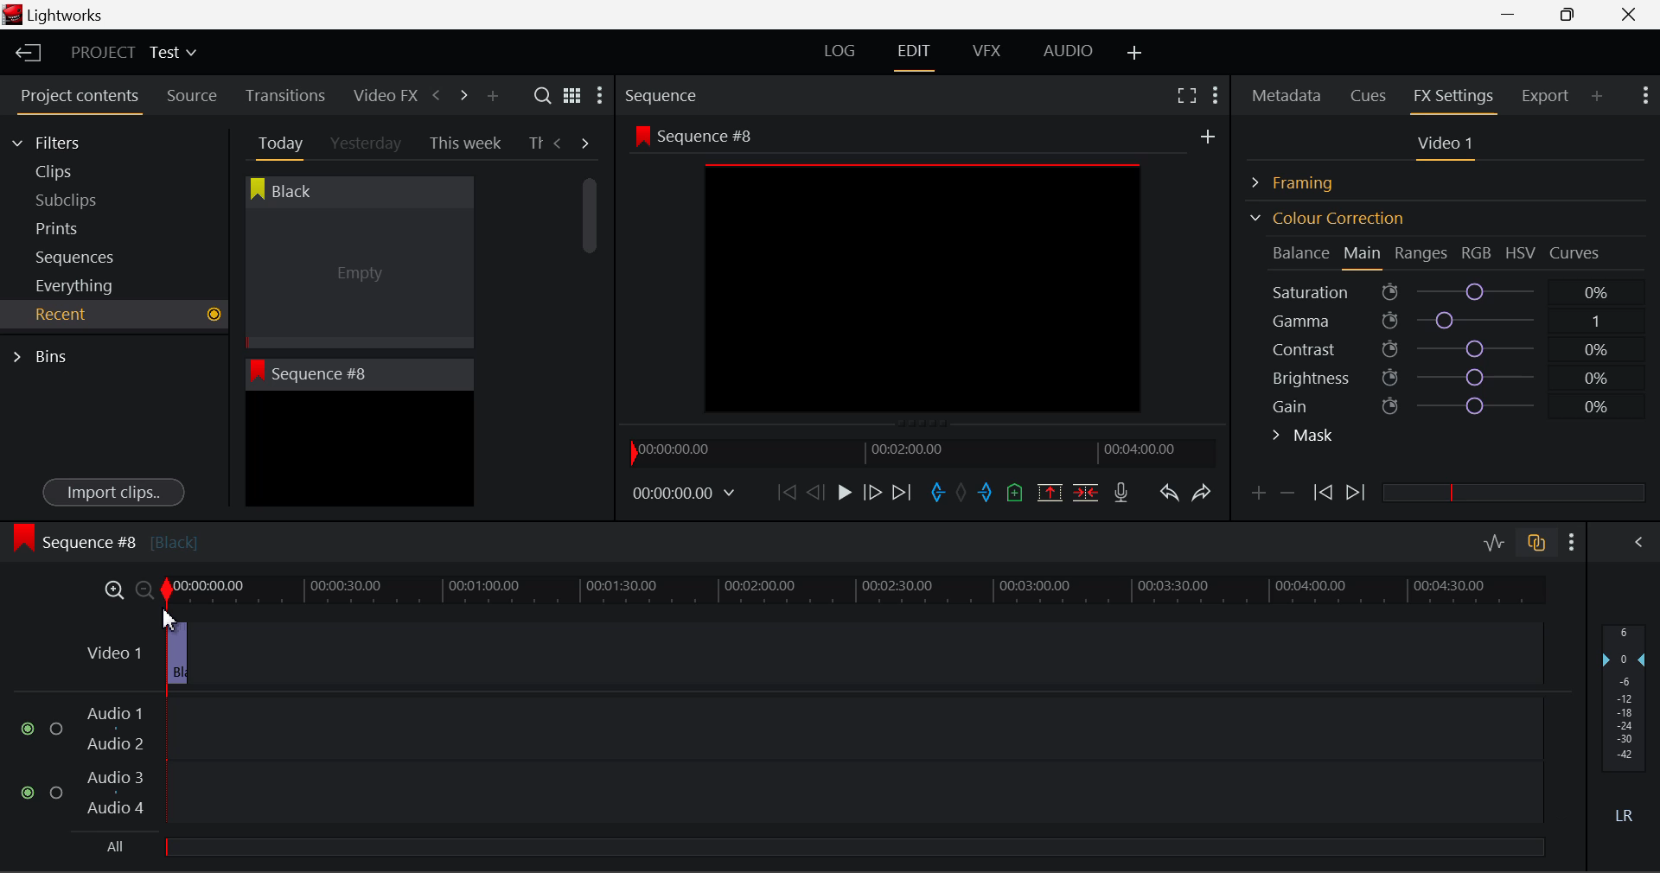 This screenshot has height=873, width=1660. What do you see at coordinates (167, 615) in the screenshot?
I see `MOUSE_UP Cursor Position` at bounding box center [167, 615].